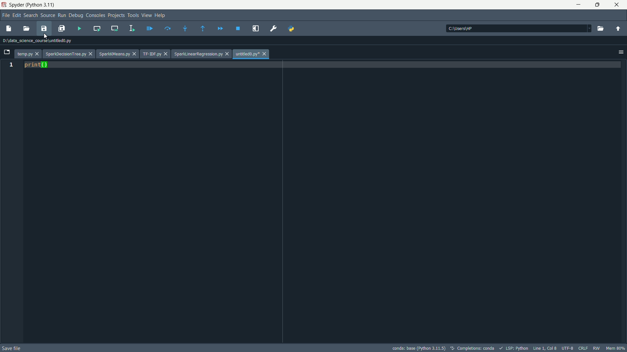 Image resolution: width=627 pixels, height=352 pixels. I want to click on , so click(146, 15).